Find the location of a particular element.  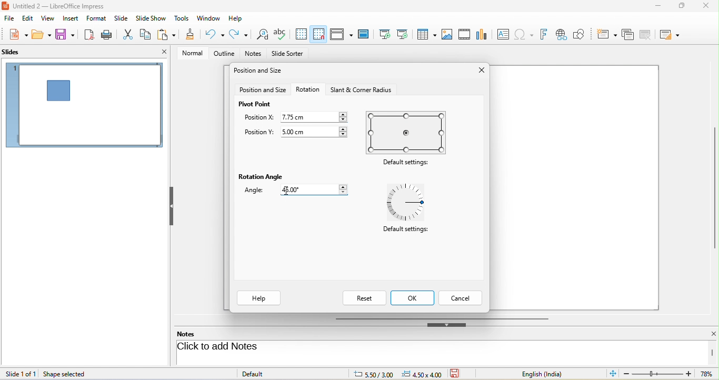

text box is located at coordinates (502, 34).